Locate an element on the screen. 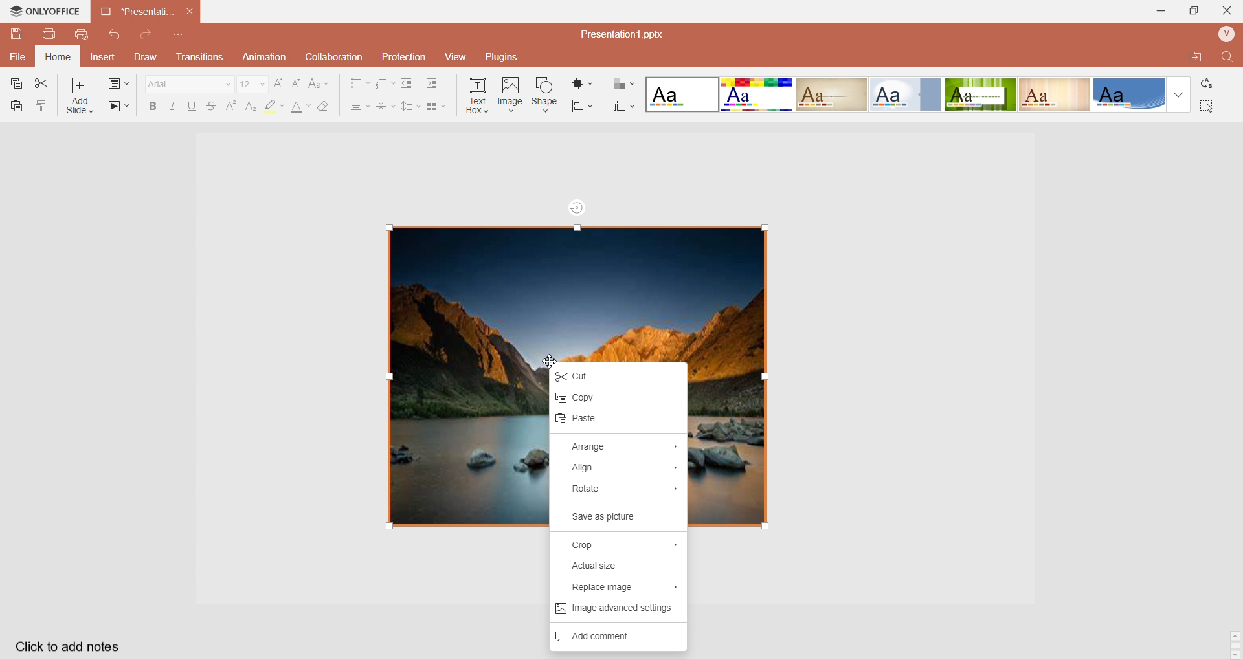 The height and width of the screenshot is (660, 1243). rotation tool is located at coordinates (578, 206).